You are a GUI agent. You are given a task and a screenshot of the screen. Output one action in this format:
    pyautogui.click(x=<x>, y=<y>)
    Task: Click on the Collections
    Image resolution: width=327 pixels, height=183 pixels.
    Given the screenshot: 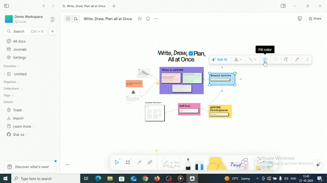 What is the action you would take?
    pyautogui.click(x=13, y=88)
    